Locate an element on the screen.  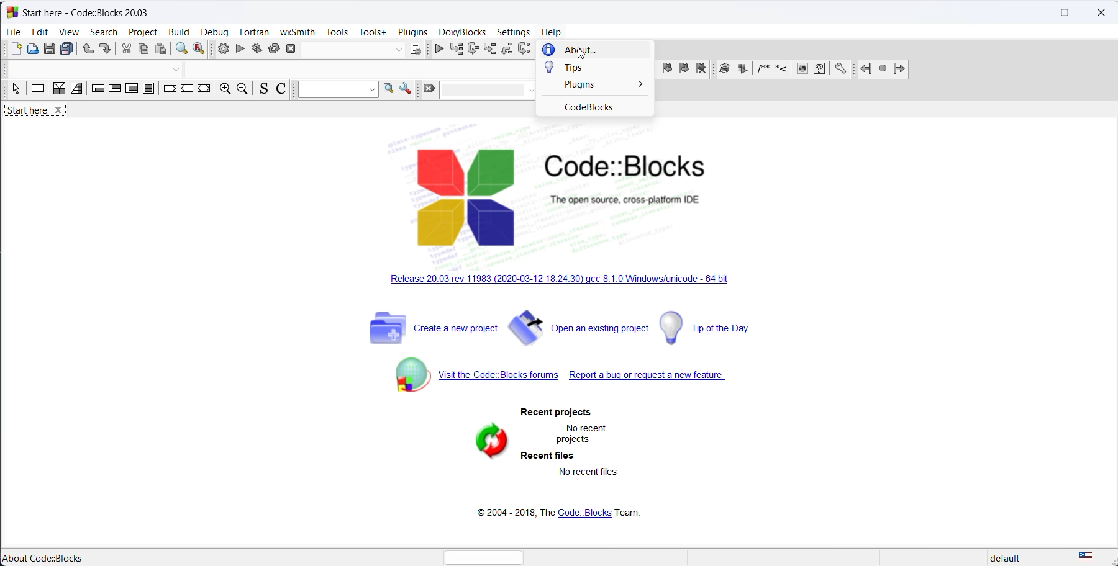
tools + is located at coordinates (373, 32).